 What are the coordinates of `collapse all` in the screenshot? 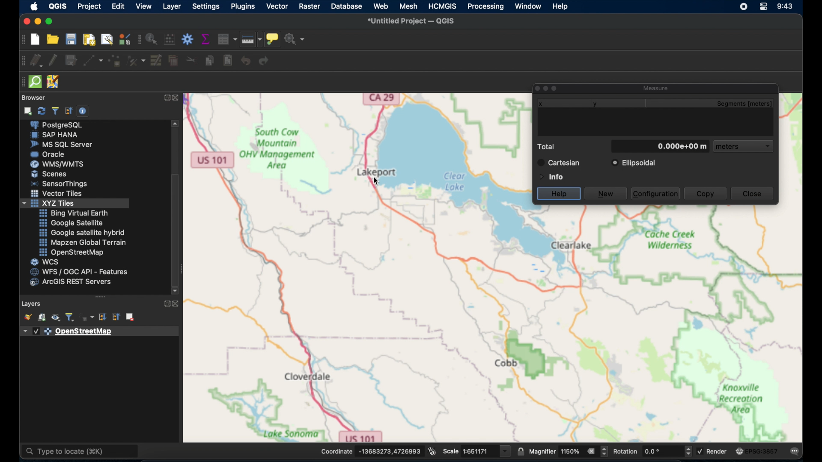 It's located at (68, 110).